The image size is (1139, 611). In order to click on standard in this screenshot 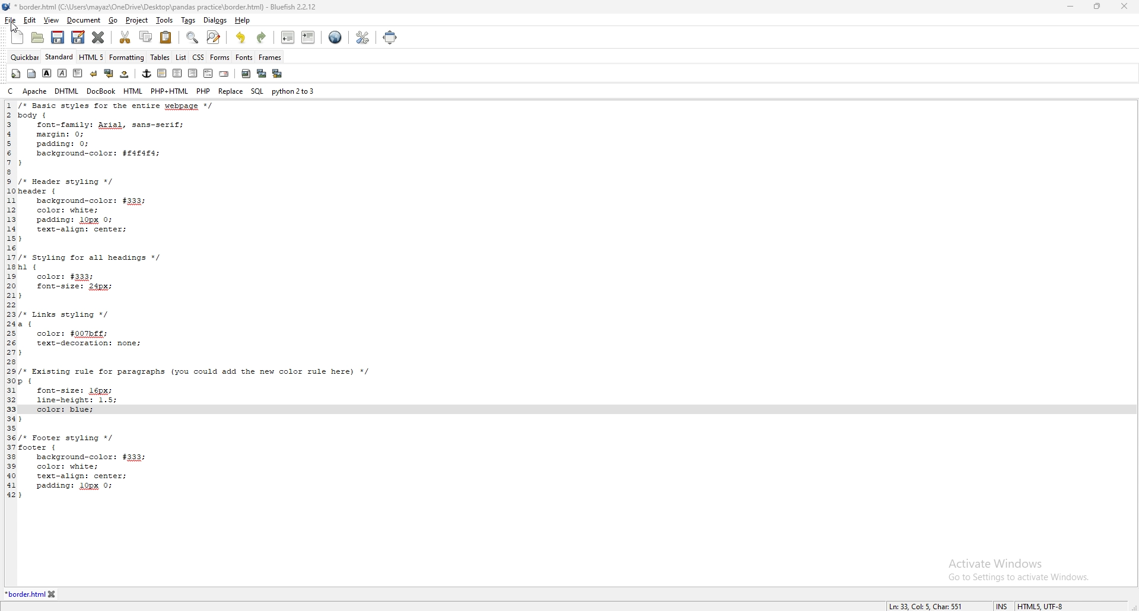, I will do `click(59, 57)`.